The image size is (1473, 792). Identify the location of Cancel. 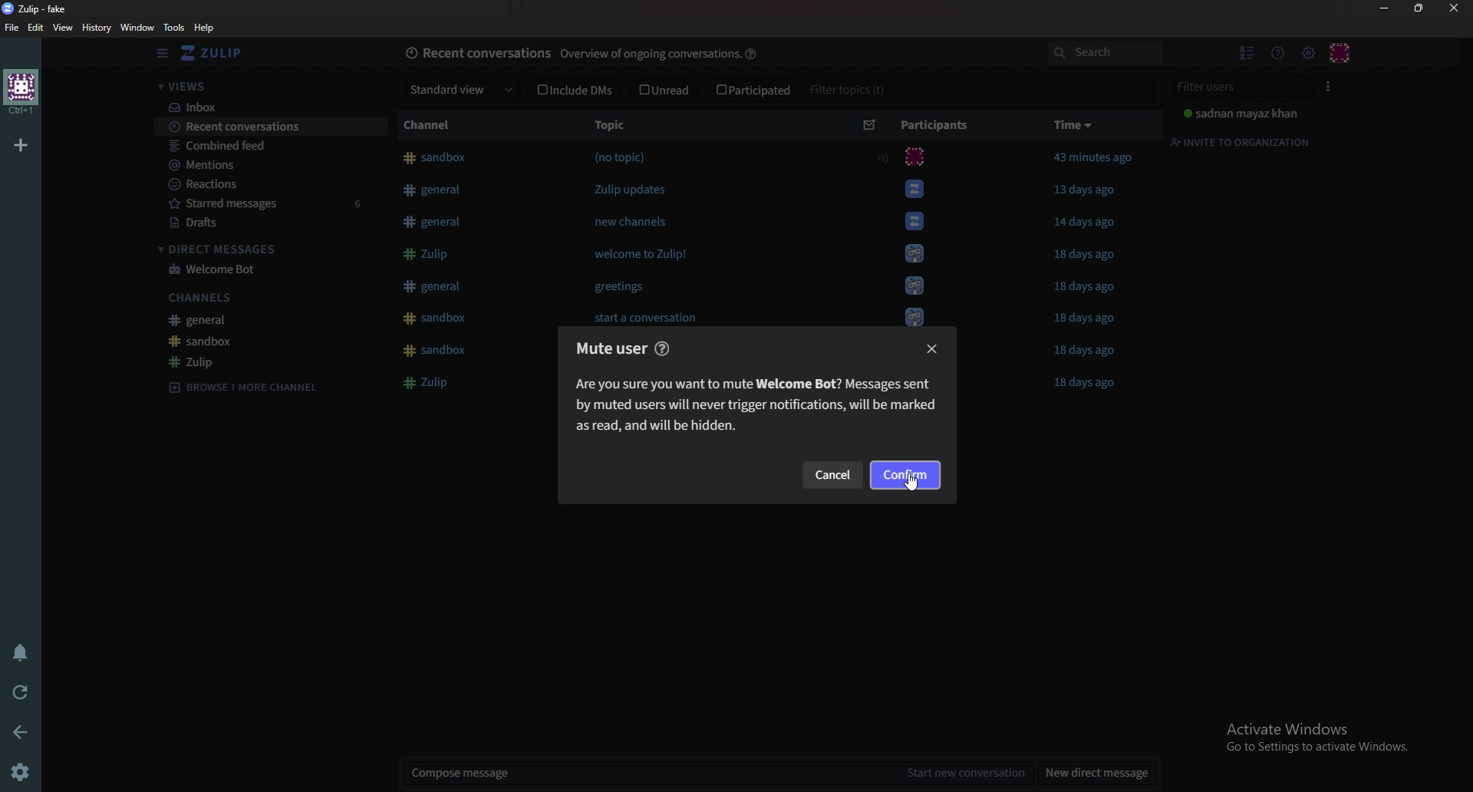
(832, 476).